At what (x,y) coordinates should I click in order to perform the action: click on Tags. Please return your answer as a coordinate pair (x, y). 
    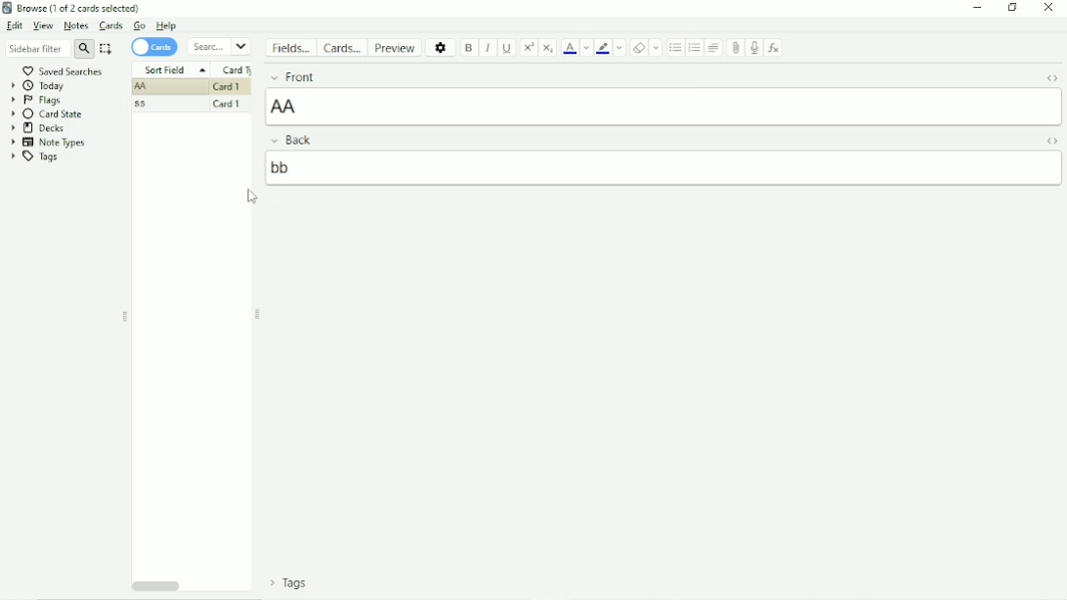
    Looking at the image, I should click on (35, 156).